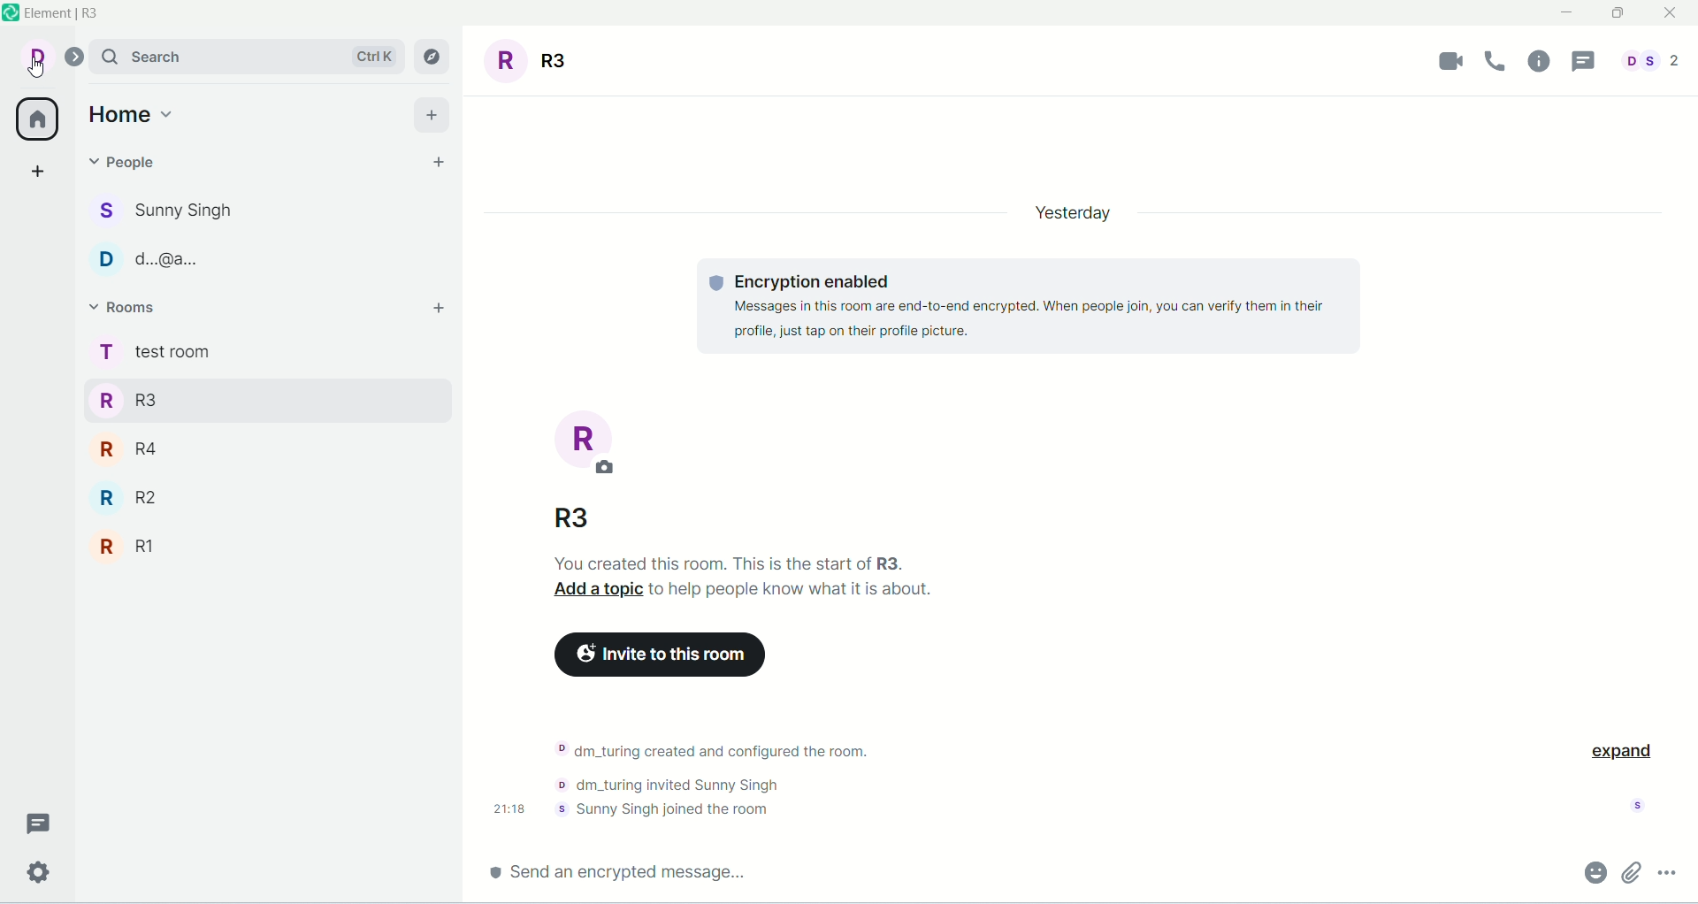 Image resolution: width=1698 pixels, height=904 pixels. I want to click on maximize, so click(1618, 15).